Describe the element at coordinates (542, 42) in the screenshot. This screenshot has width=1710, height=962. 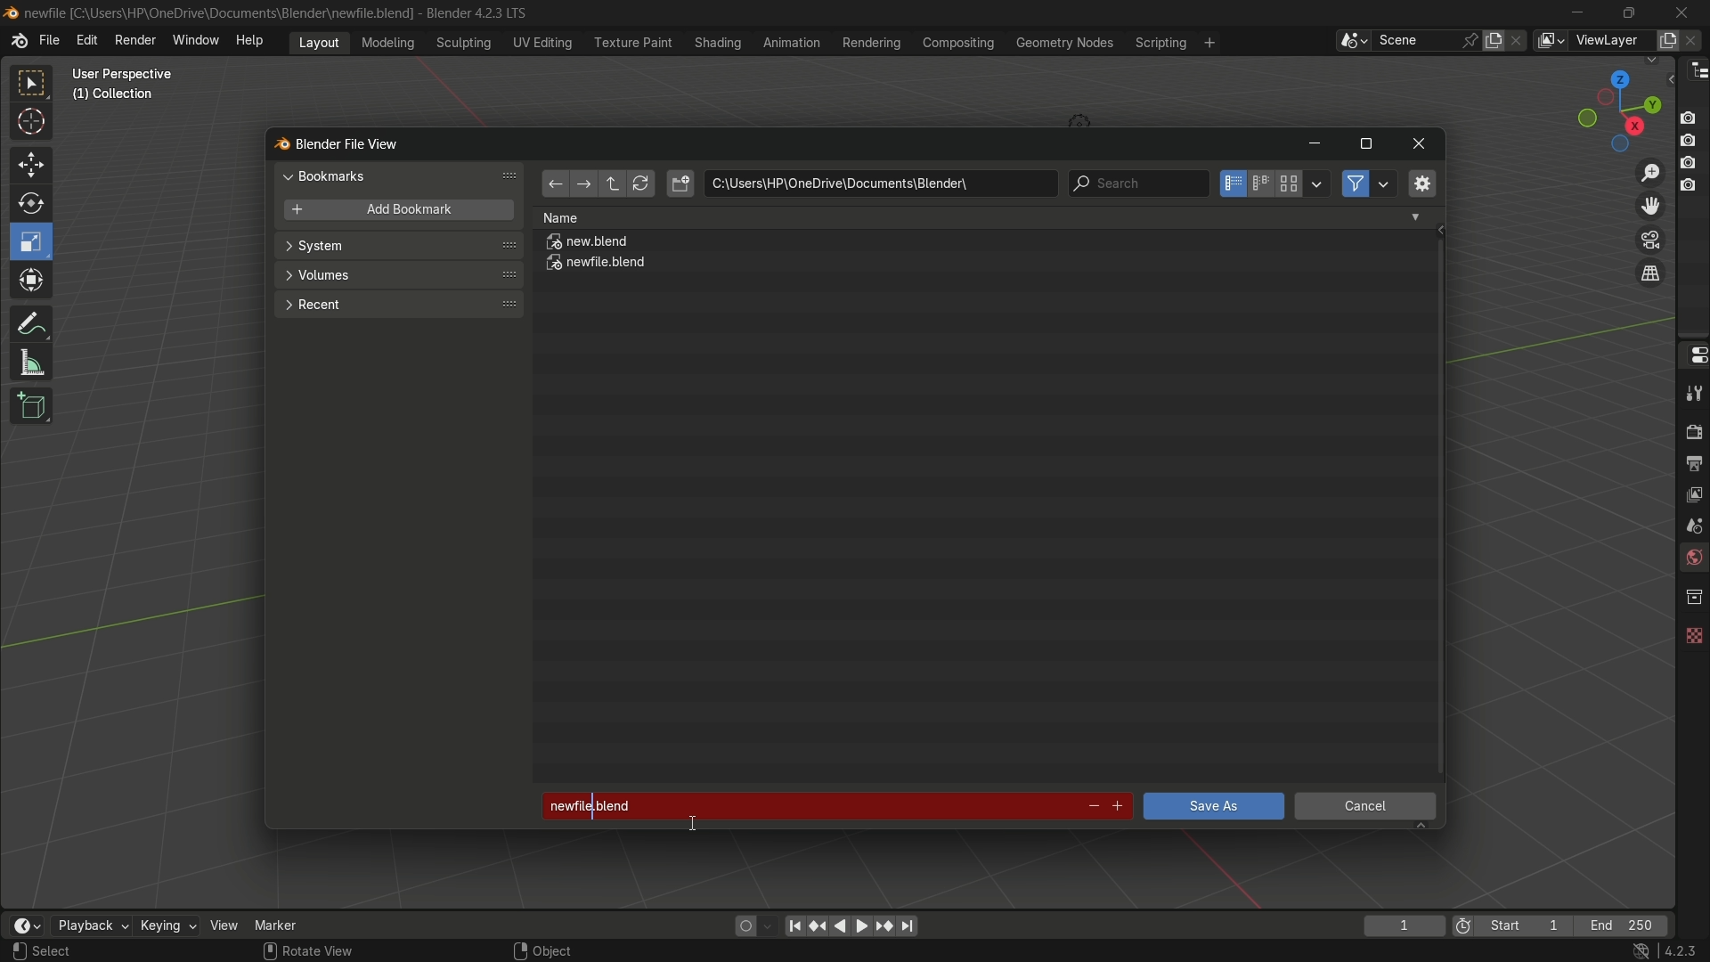
I see `uv editing menu` at that location.